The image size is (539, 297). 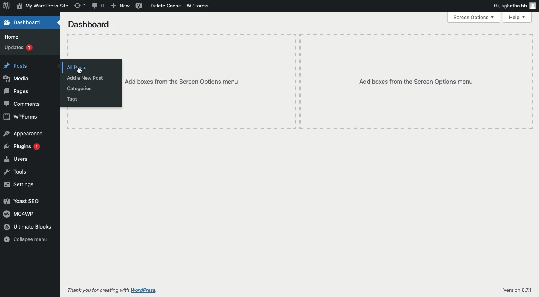 I want to click on Screen Options, so click(x=475, y=18).